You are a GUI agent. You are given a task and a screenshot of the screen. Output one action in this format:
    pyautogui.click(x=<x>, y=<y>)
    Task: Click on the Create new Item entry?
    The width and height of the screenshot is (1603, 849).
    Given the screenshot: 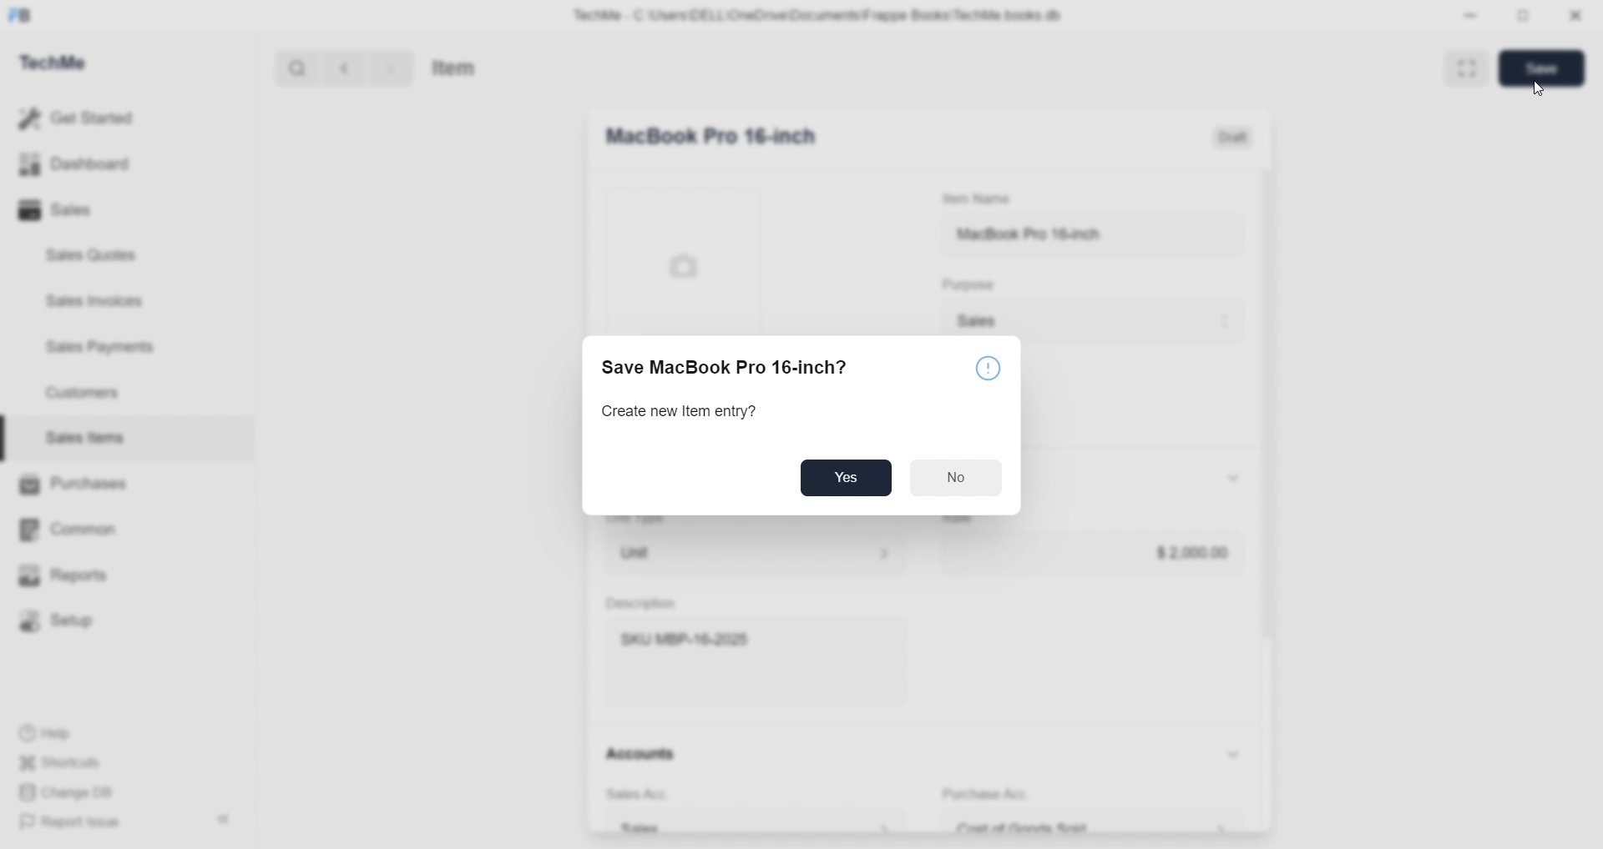 What is the action you would take?
    pyautogui.click(x=680, y=412)
    